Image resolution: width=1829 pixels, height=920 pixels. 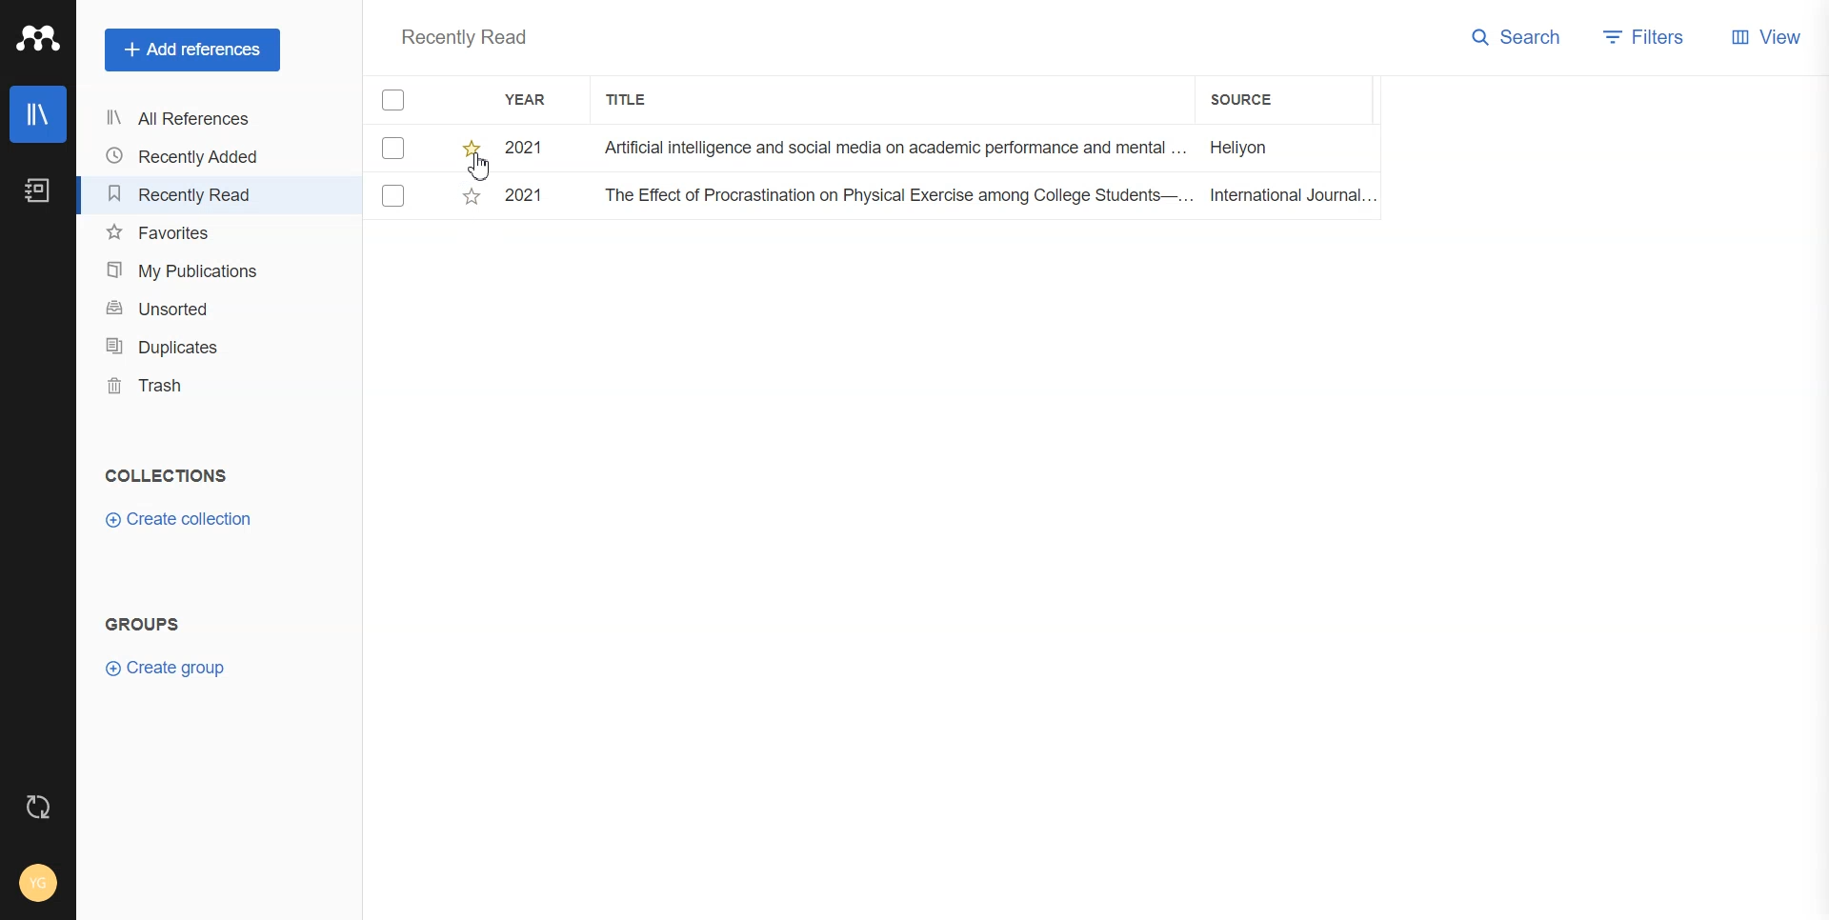 What do you see at coordinates (166, 476) in the screenshot?
I see `Text` at bounding box center [166, 476].